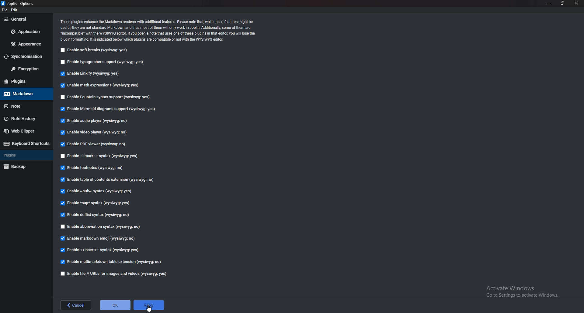 This screenshot has height=313, width=584. What do you see at coordinates (23, 118) in the screenshot?
I see `Note history` at bounding box center [23, 118].